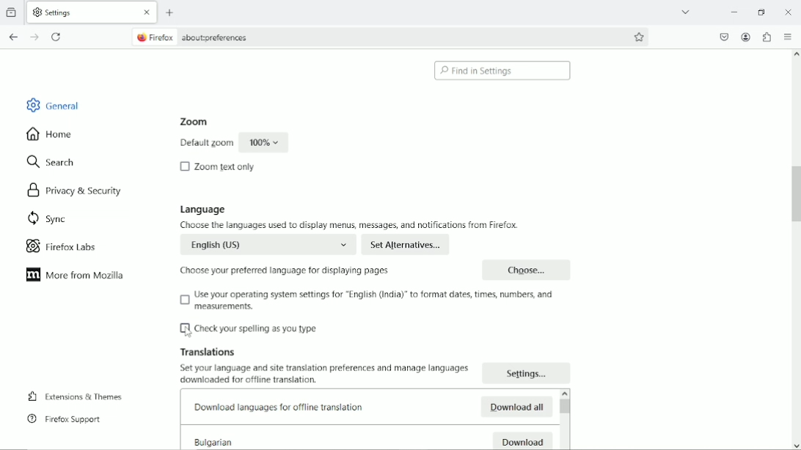 The width and height of the screenshot is (801, 450). Describe the element at coordinates (266, 246) in the screenshot. I see `English (US)` at that location.